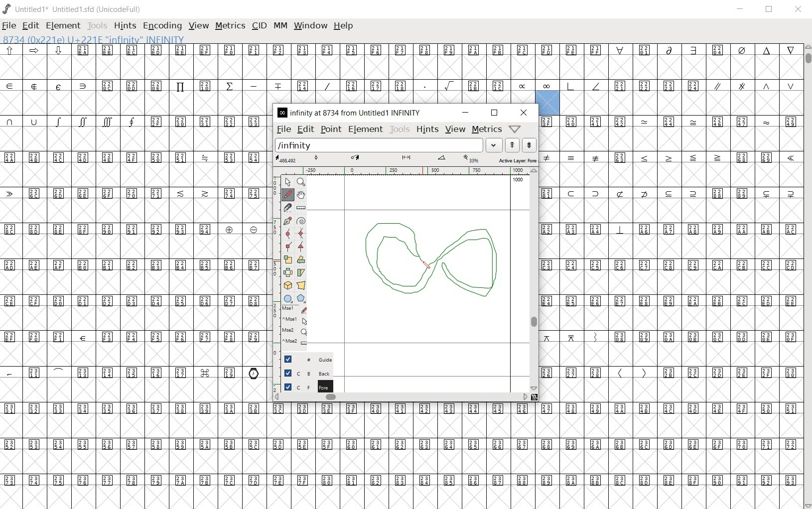 The height and width of the screenshot is (509, 812). Describe the element at coordinates (302, 387) in the screenshot. I see `foreground` at that location.